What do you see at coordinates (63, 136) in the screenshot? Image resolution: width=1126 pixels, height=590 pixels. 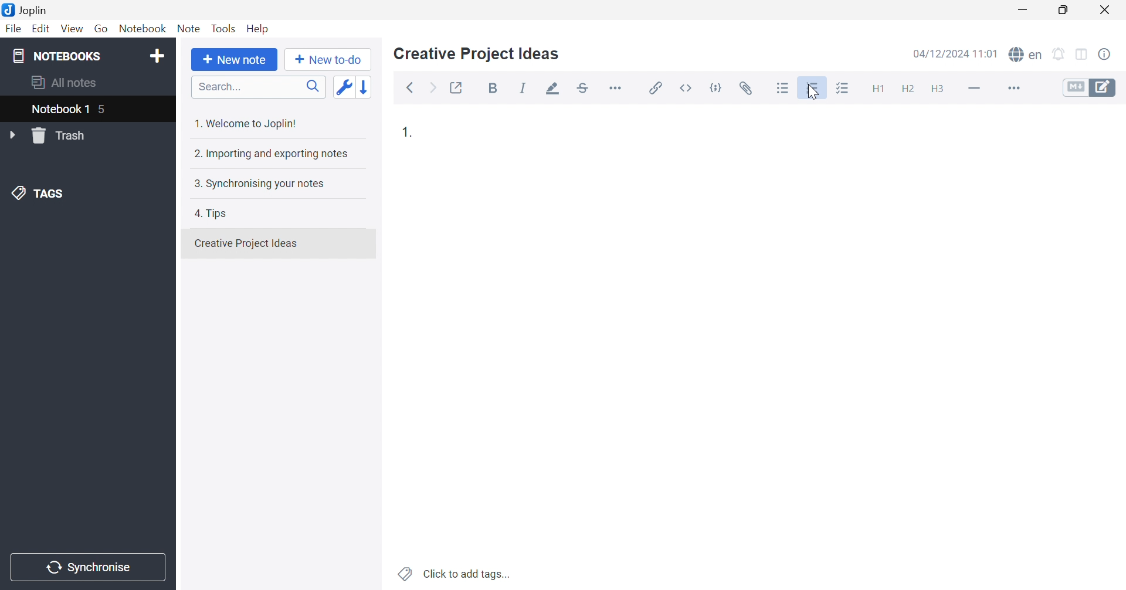 I see `Trash` at bounding box center [63, 136].